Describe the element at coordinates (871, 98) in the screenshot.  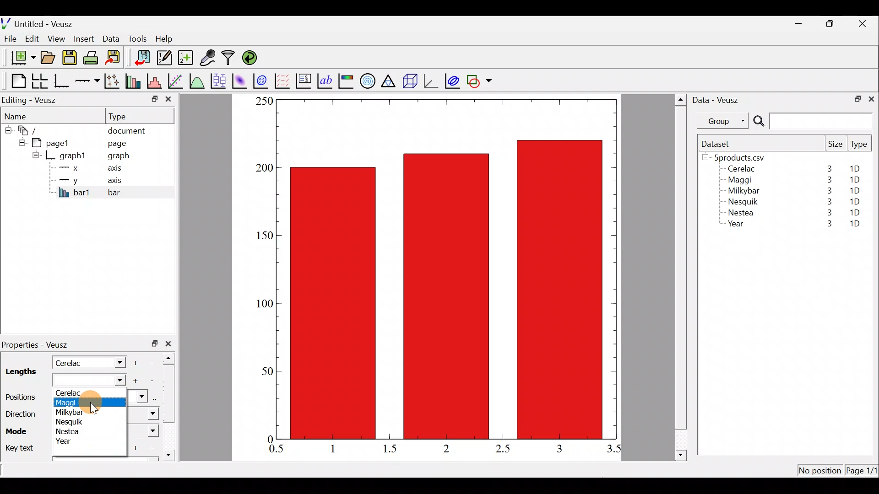
I see `close` at that location.